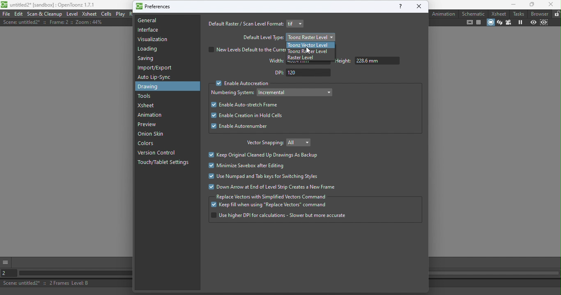 This screenshot has width=561, height=295. What do you see at coordinates (296, 92) in the screenshot?
I see `Drop down menu` at bounding box center [296, 92].